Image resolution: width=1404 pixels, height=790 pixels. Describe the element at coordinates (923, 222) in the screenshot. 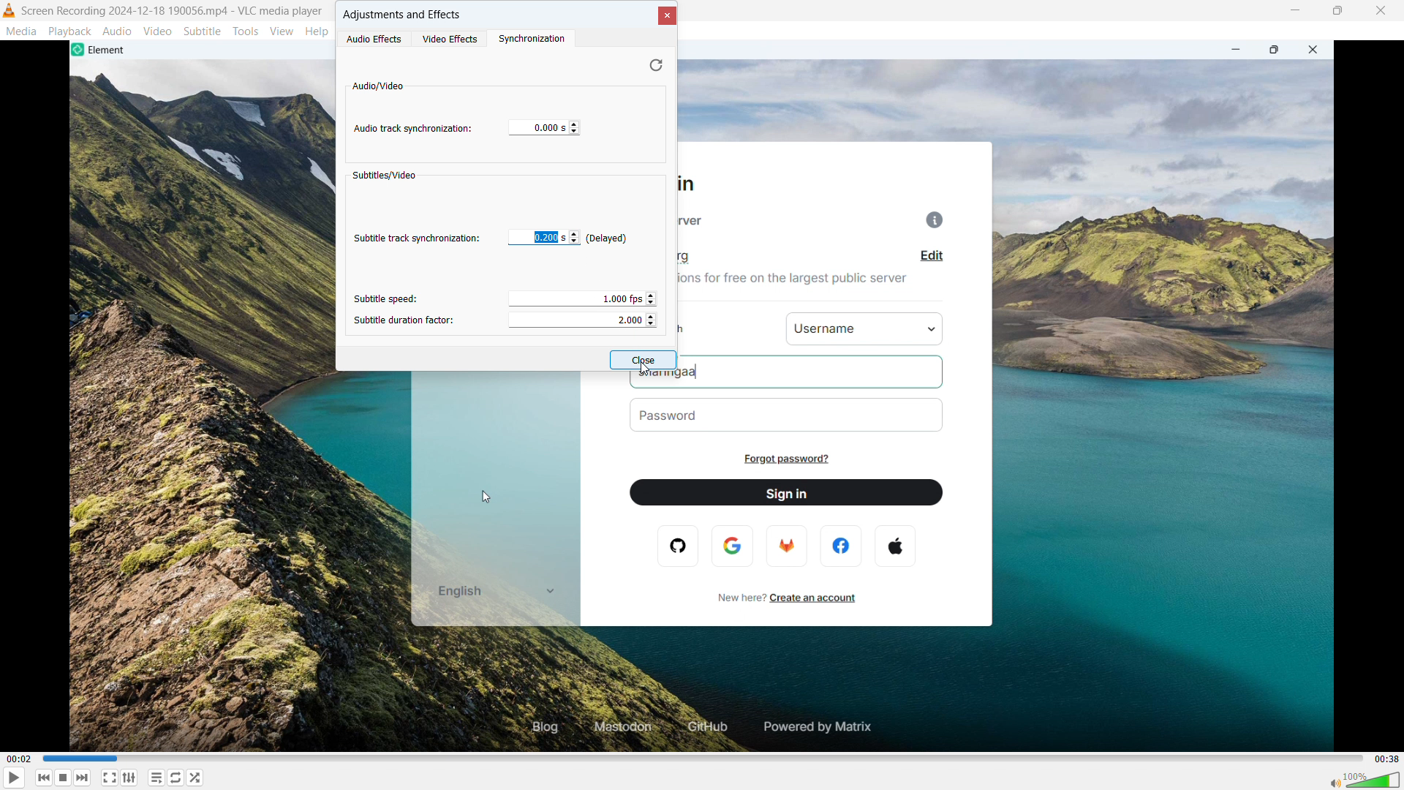

I see `info` at that location.